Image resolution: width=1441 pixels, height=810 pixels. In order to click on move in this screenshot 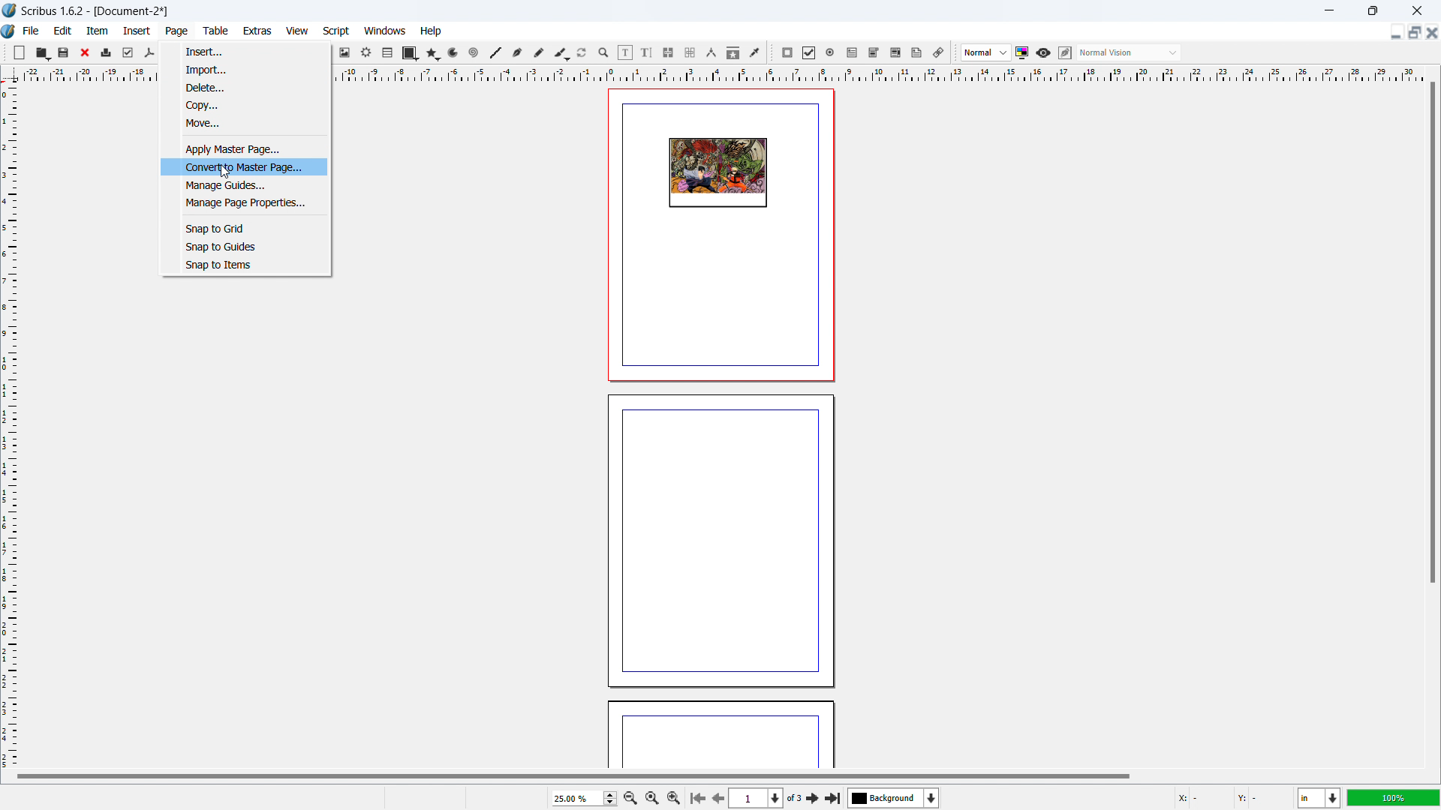, I will do `click(245, 124)`.